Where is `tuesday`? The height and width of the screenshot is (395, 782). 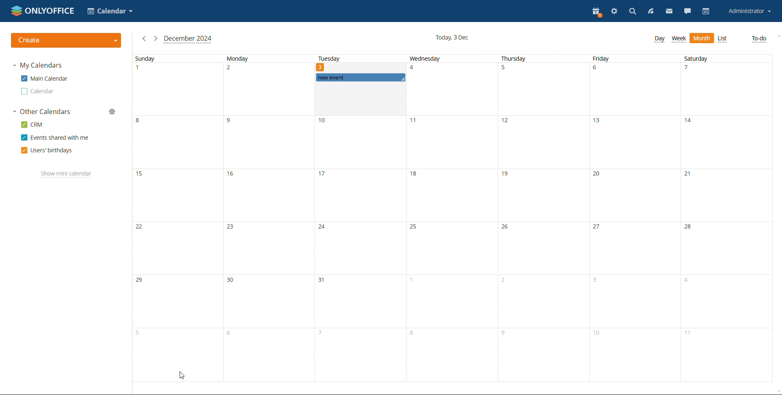 tuesday is located at coordinates (359, 246).